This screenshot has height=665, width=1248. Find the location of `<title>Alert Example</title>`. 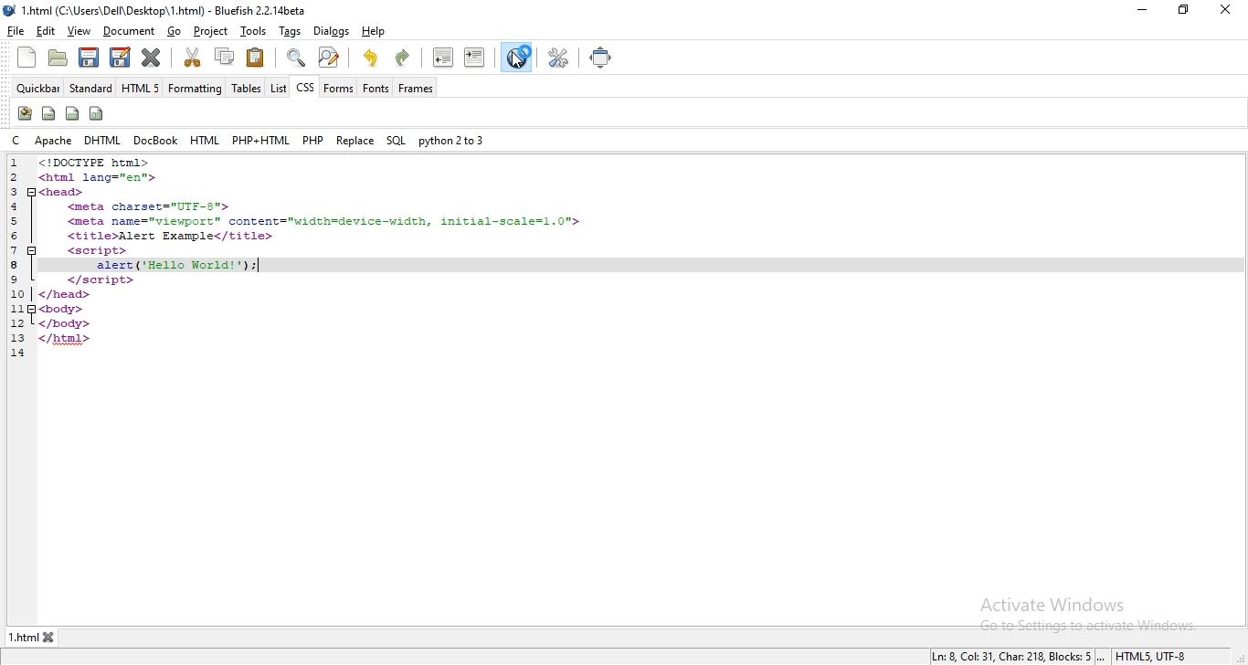

<title>Alert Example</title> is located at coordinates (170, 236).